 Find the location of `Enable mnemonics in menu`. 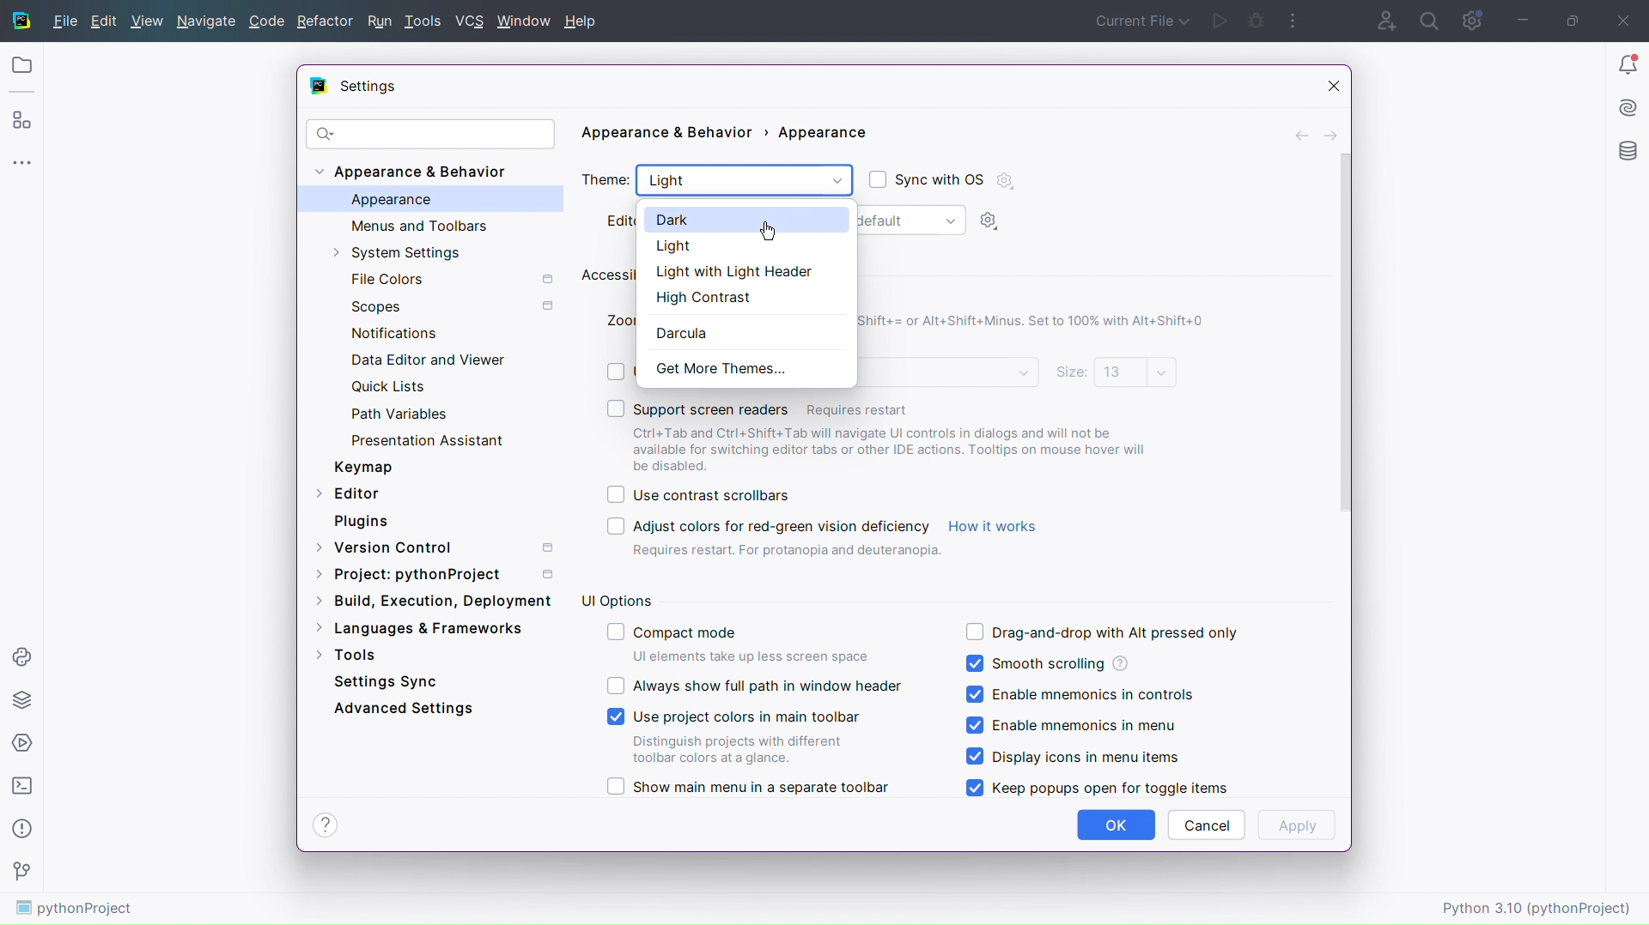

Enable mnemonics in menu is located at coordinates (1077, 727).